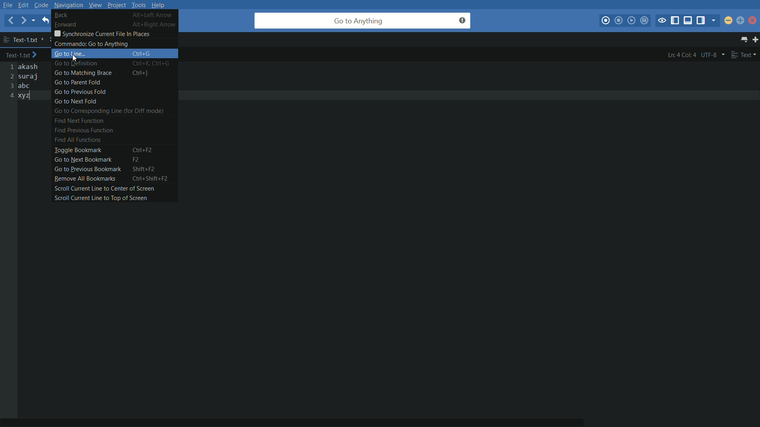 The image size is (760, 427). What do you see at coordinates (24, 21) in the screenshot?
I see `forward` at bounding box center [24, 21].